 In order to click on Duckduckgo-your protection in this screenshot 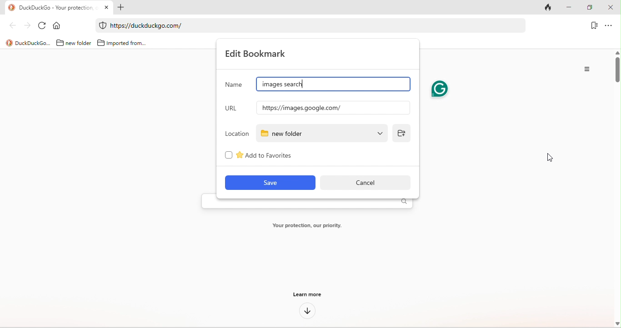, I will do `click(55, 7)`.